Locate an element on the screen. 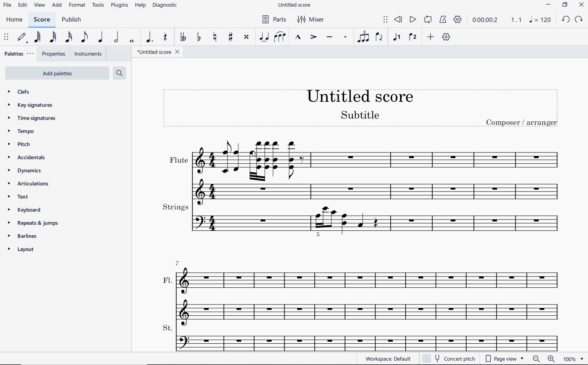 The width and height of the screenshot is (588, 365). tempo is located at coordinates (30, 131).